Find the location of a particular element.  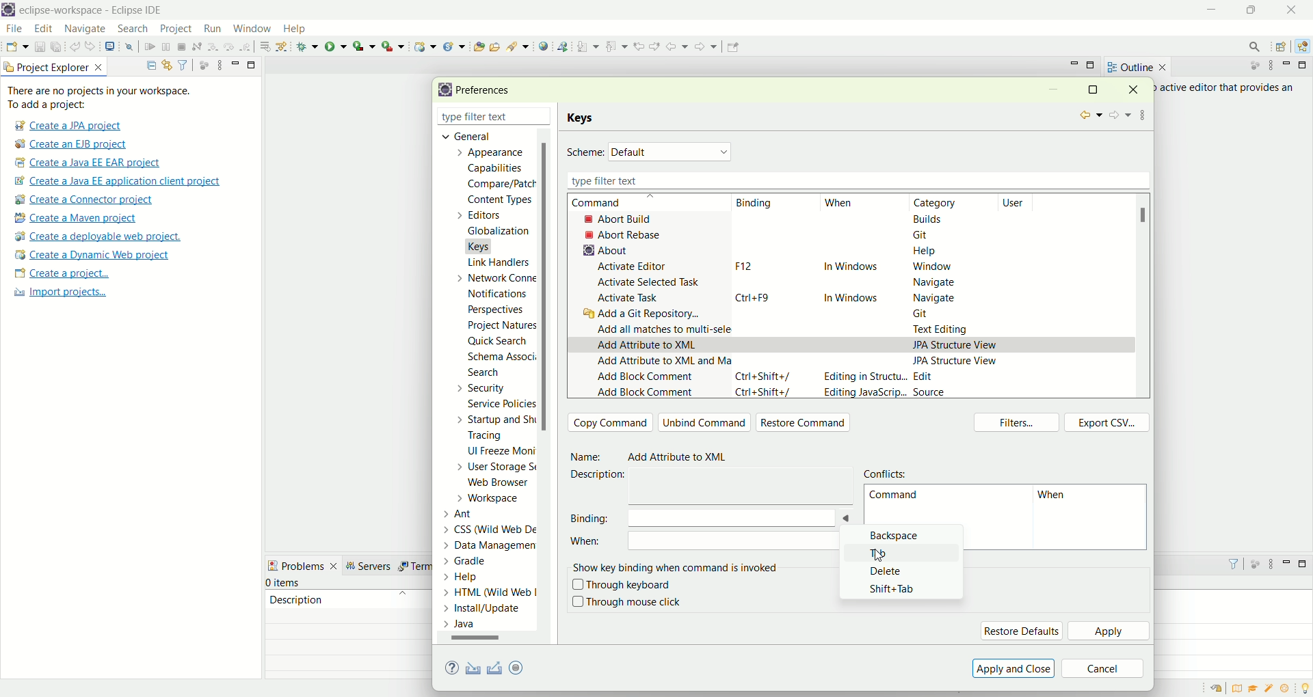

hen is located at coordinates (1056, 497).